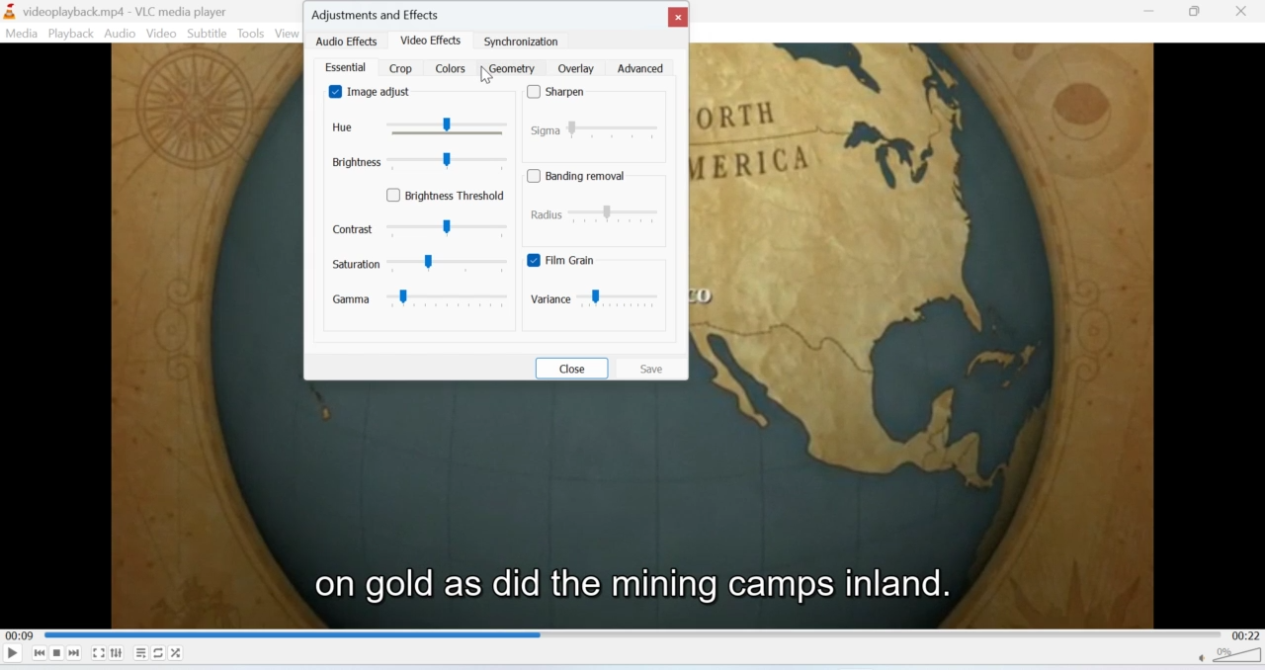 Image resolution: width=1265 pixels, height=670 pixels. Describe the element at coordinates (399, 68) in the screenshot. I see `crop` at that location.